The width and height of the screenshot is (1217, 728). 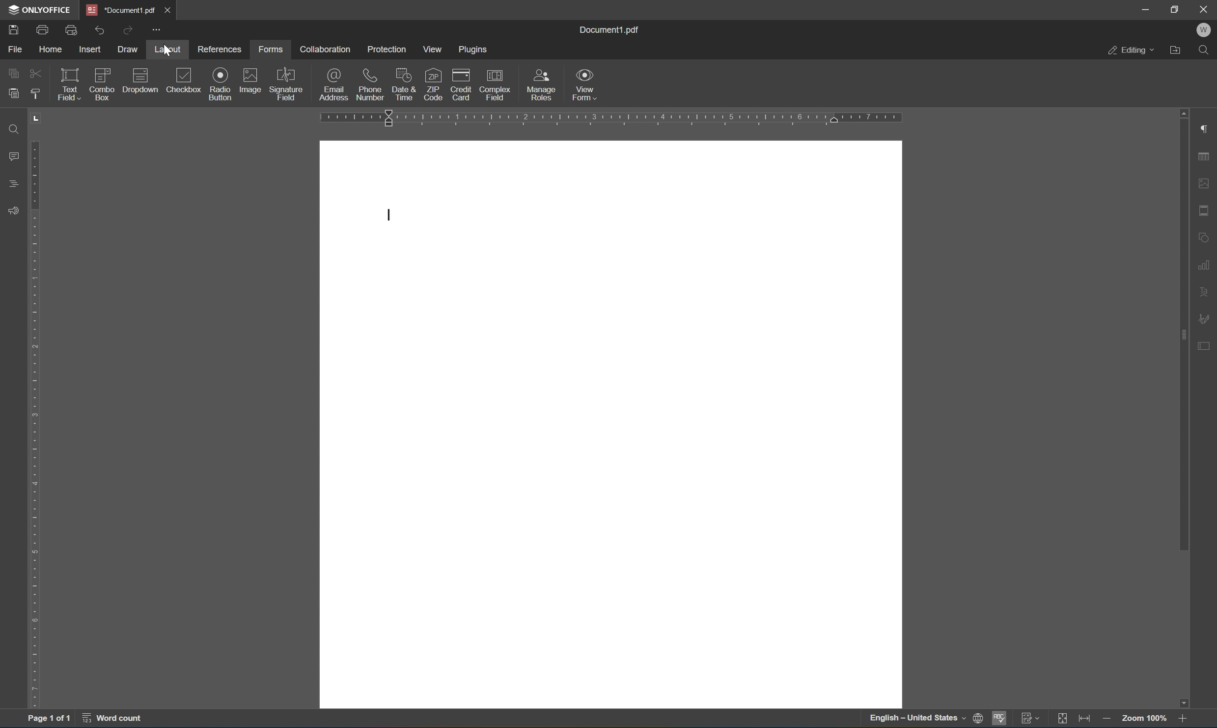 I want to click on table settings, so click(x=1205, y=156).